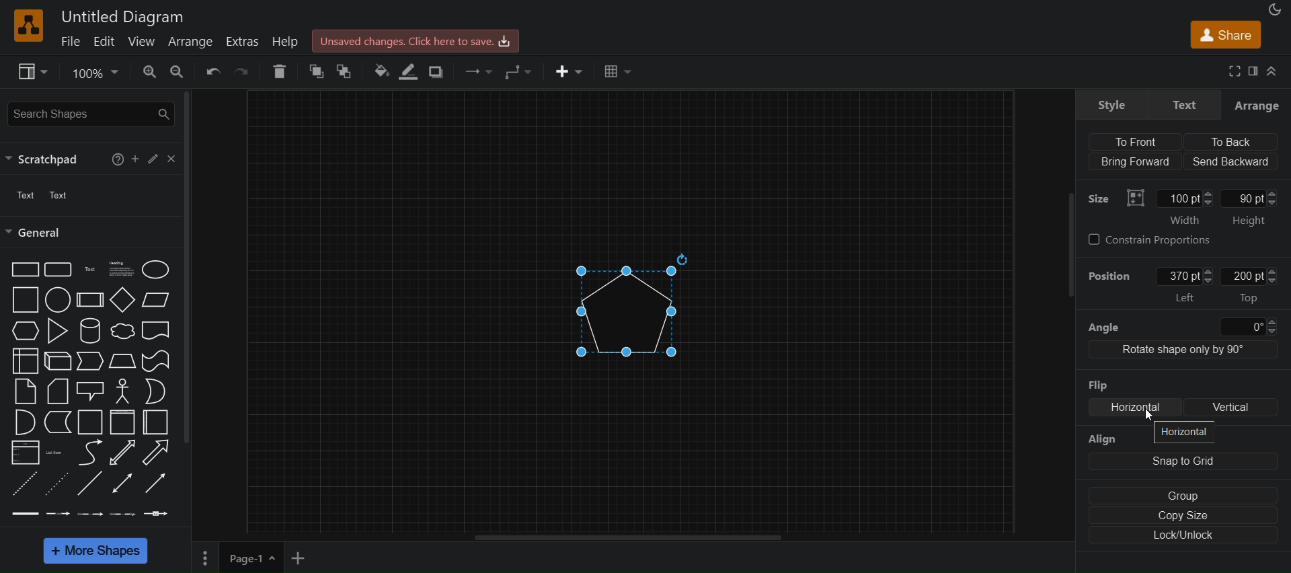  I want to click on search shapes, so click(91, 114).